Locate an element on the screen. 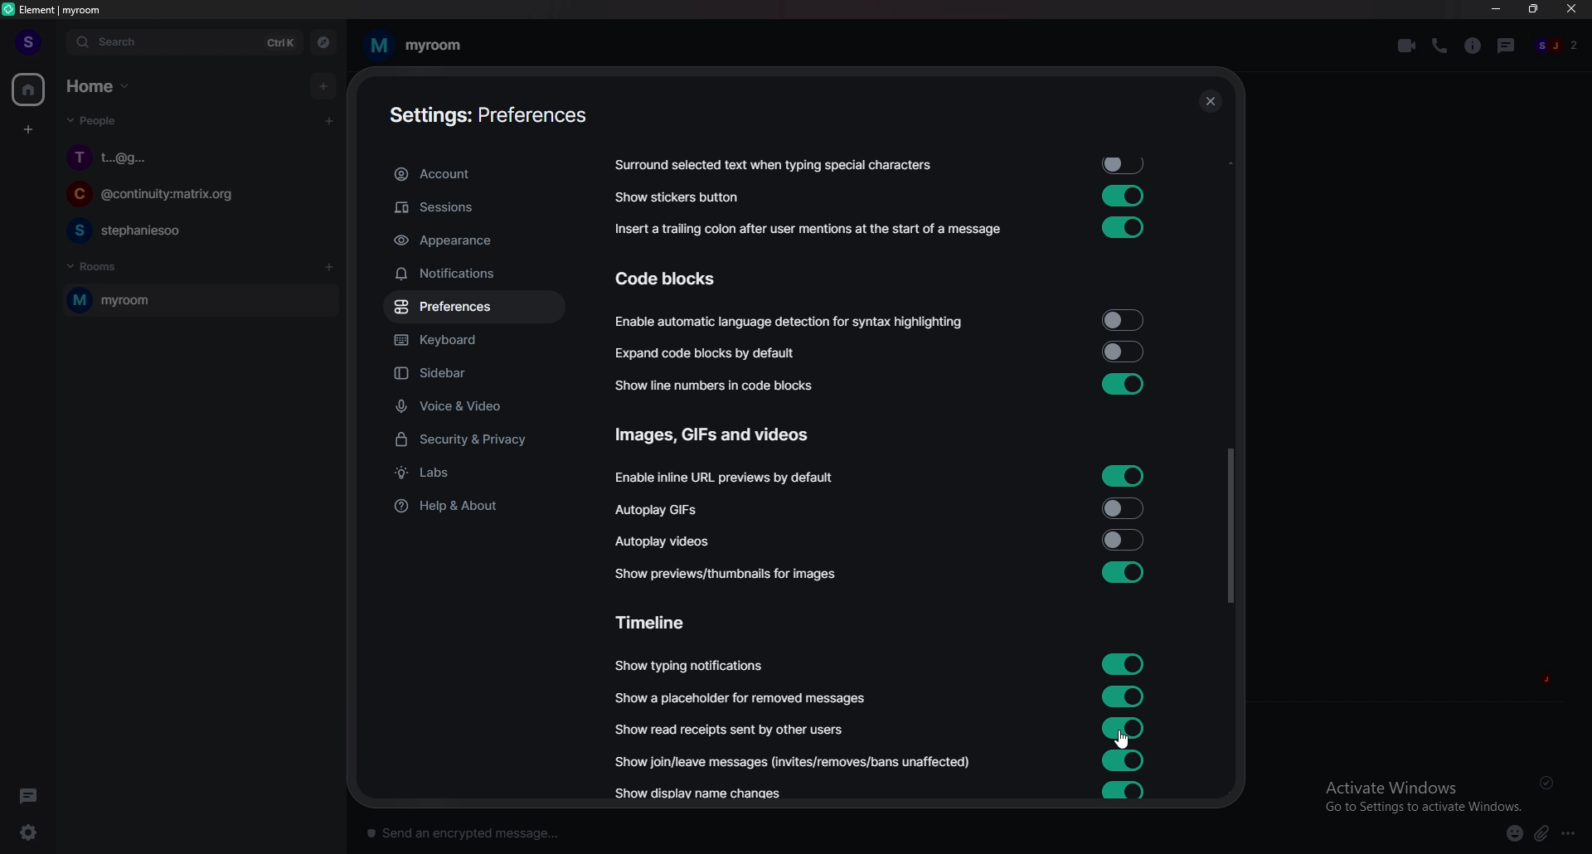 This screenshot has width=1592, height=854. toggle is located at coordinates (1124, 791).